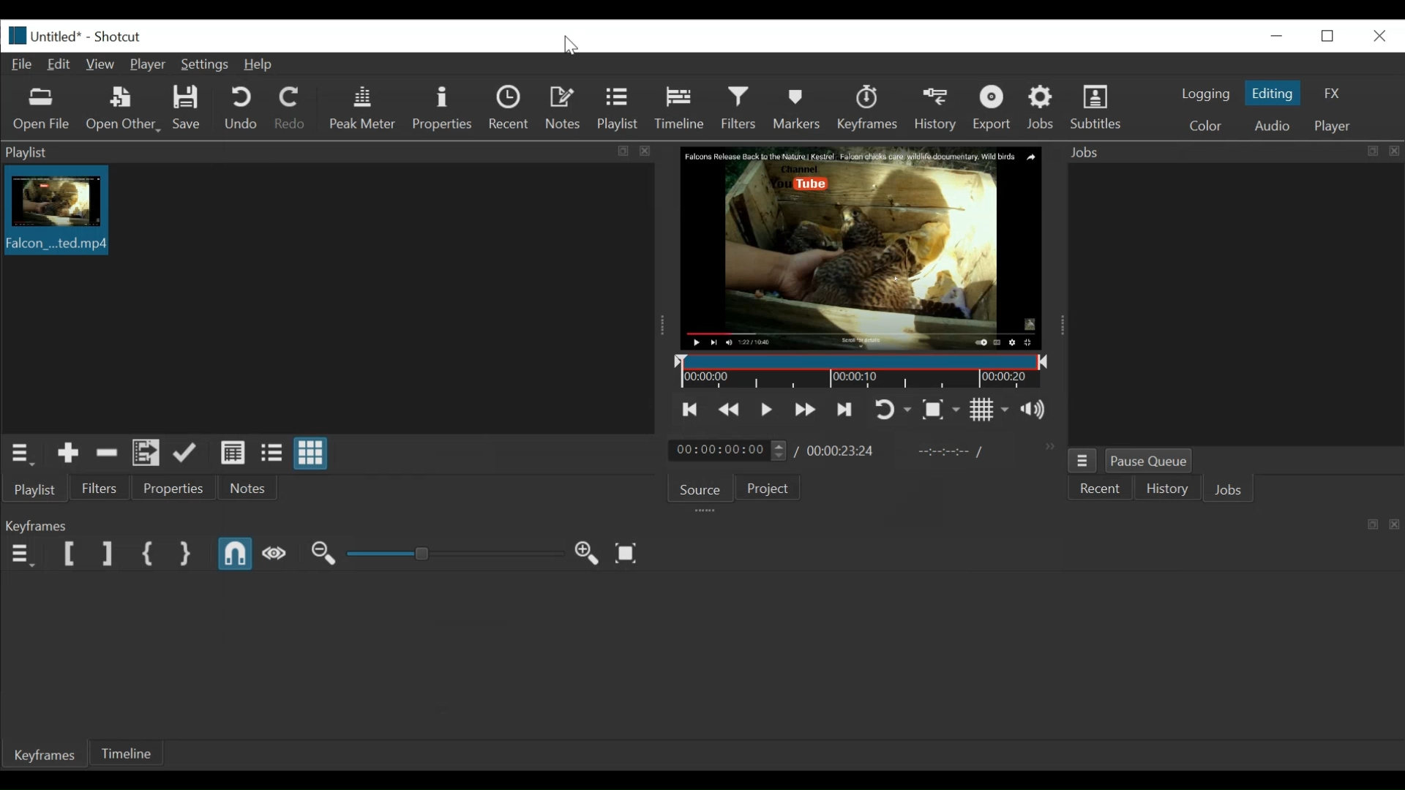 This screenshot has height=790, width=1405. I want to click on Recent, so click(1100, 489).